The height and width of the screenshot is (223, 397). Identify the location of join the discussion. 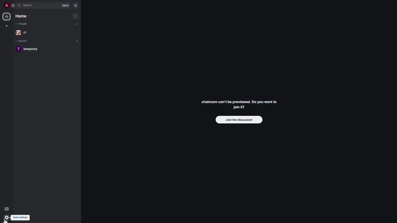
(239, 120).